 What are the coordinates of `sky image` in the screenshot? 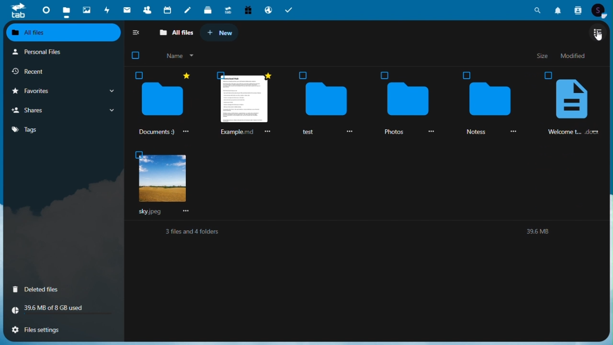 It's located at (162, 180).